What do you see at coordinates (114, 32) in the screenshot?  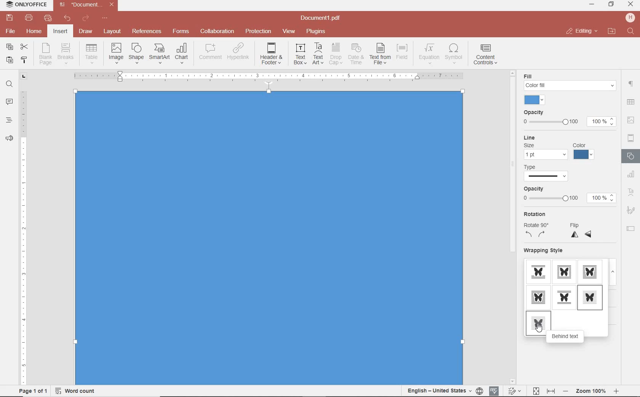 I see `layout` at bounding box center [114, 32].